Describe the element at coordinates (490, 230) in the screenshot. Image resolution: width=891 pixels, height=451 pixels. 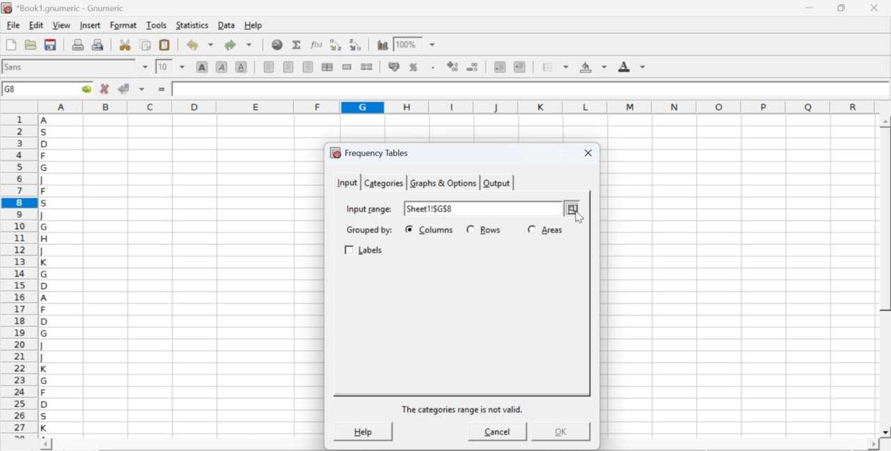
I see `rows` at that location.